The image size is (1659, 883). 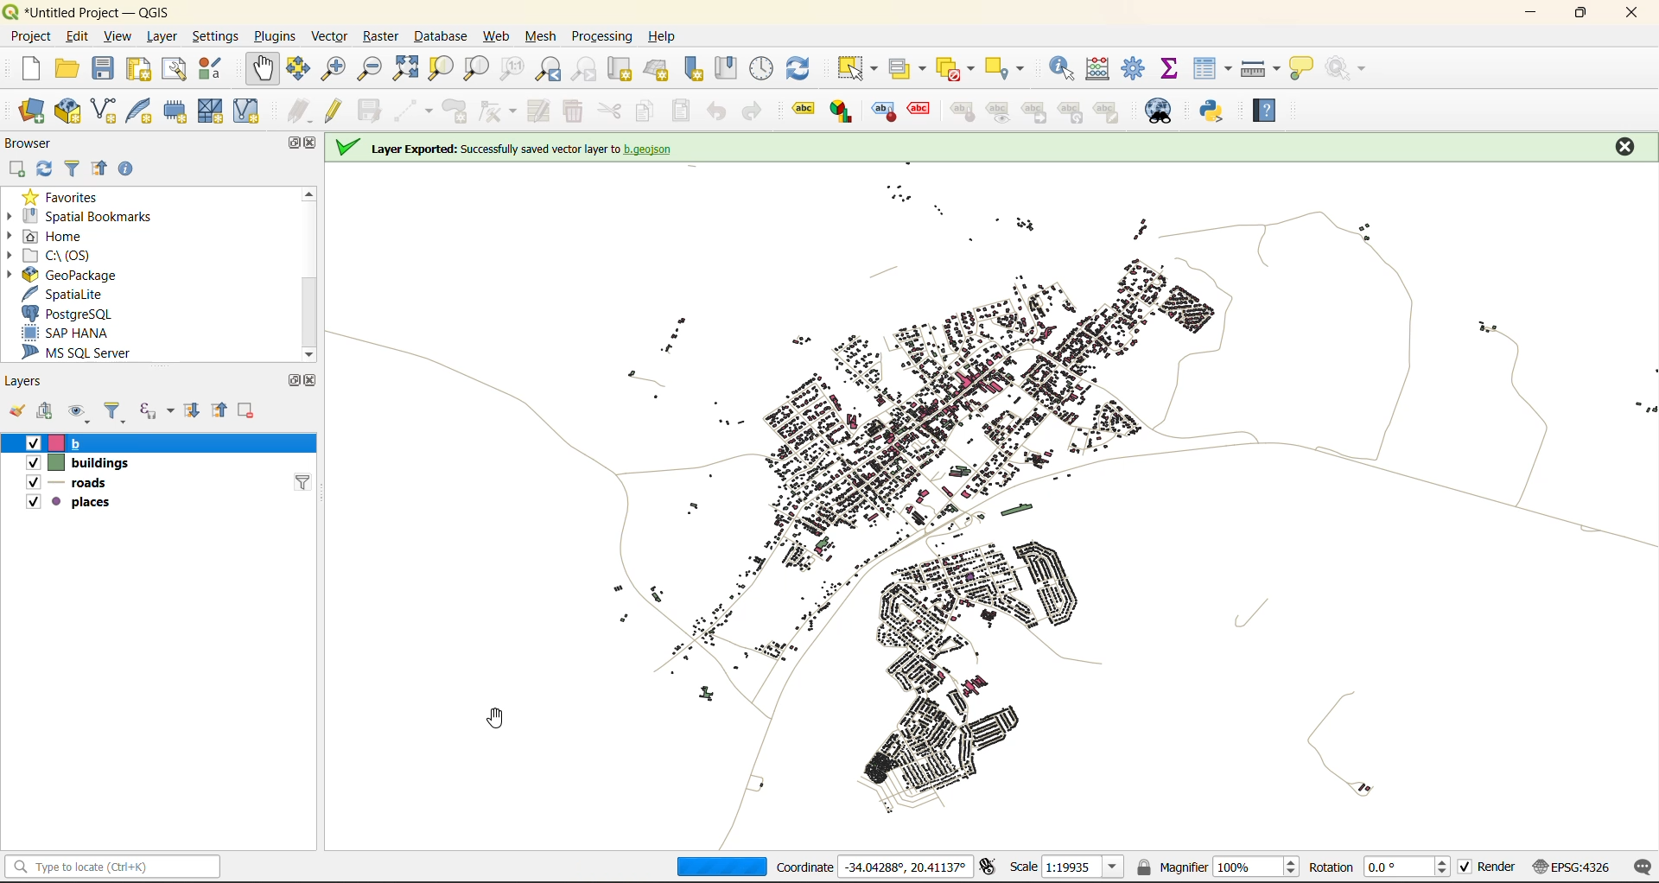 I want to click on roads, so click(x=59, y=480).